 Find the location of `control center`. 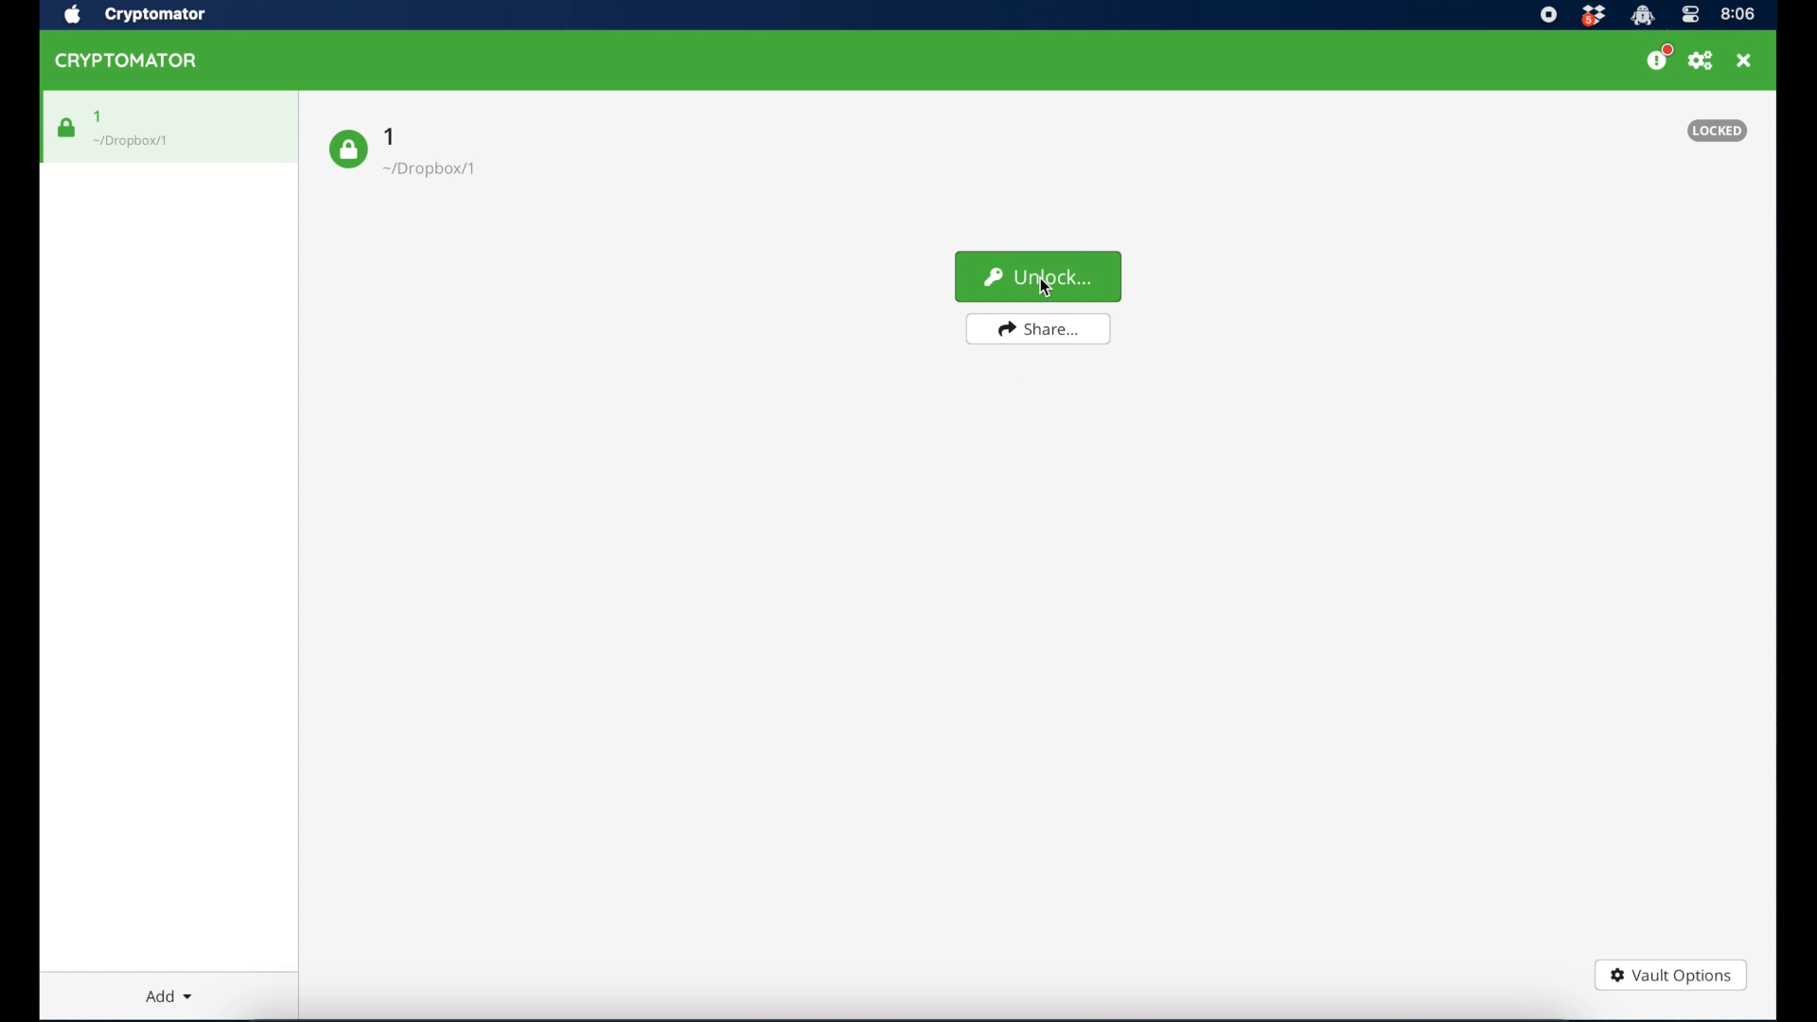

control center is located at coordinates (1689, 15).